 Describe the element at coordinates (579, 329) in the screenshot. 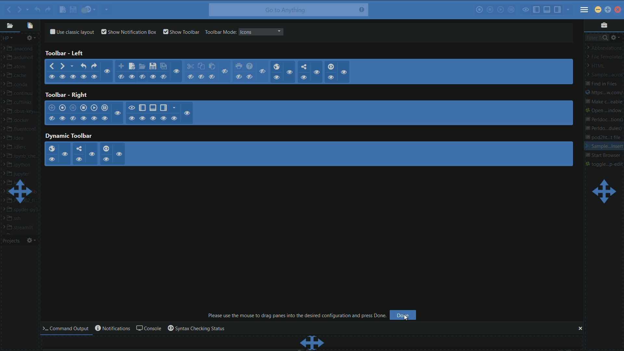

I see `close pane` at that location.